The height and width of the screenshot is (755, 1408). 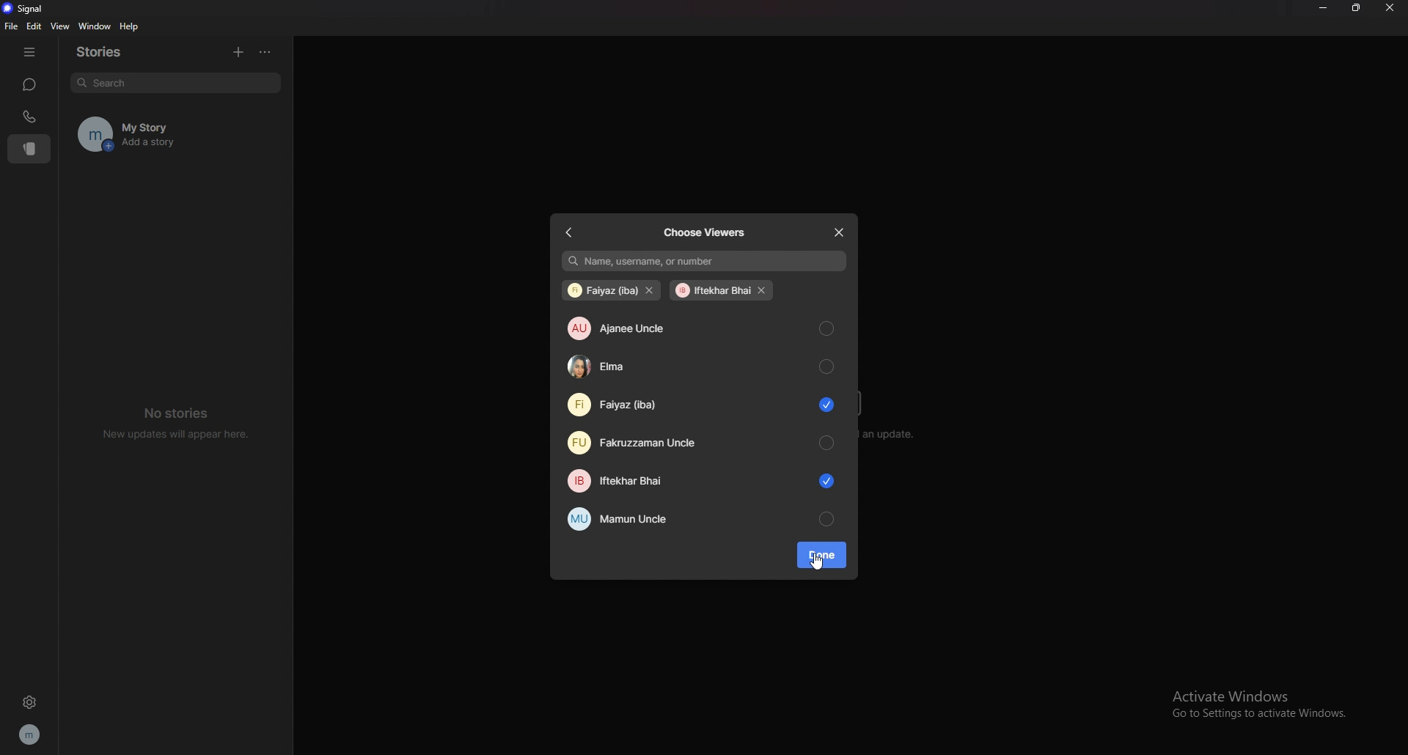 I want to click on close, so click(x=840, y=232).